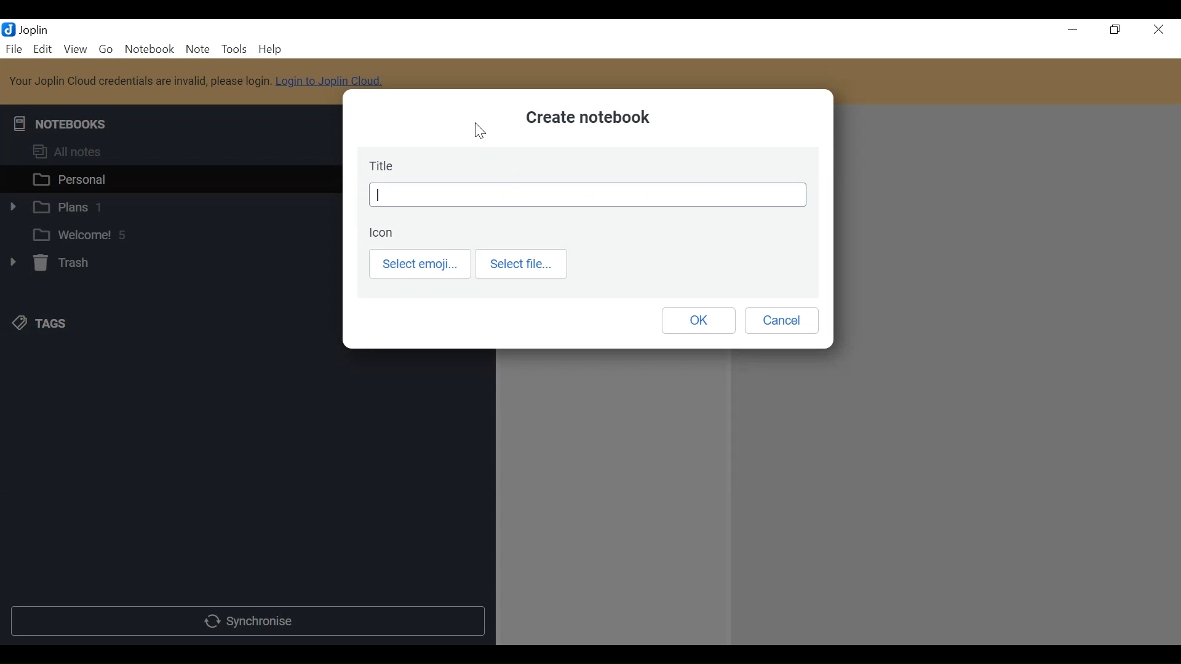 The width and height of the screenshot is (1181, 664). Describe the element at coordinates (328, 86) in the screenshot. I see `Login to Joplin Cloud` at that location.